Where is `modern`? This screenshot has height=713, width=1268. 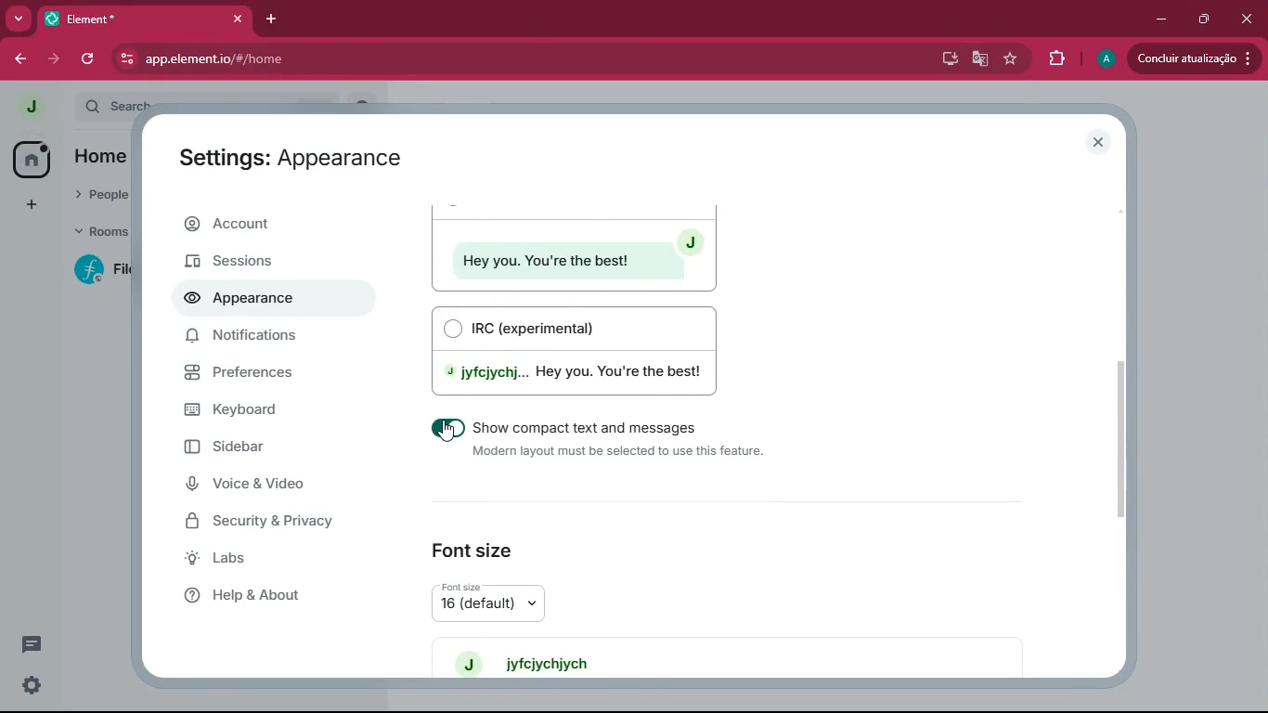 modern is located at coordinates (573, 247).